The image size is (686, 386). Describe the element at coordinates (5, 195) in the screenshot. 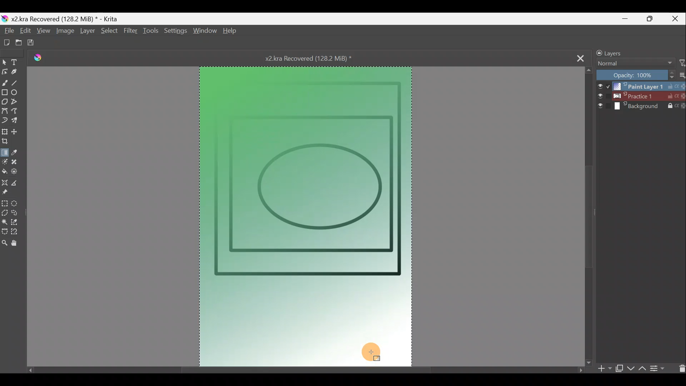

I see `Reference images tool` at that location.